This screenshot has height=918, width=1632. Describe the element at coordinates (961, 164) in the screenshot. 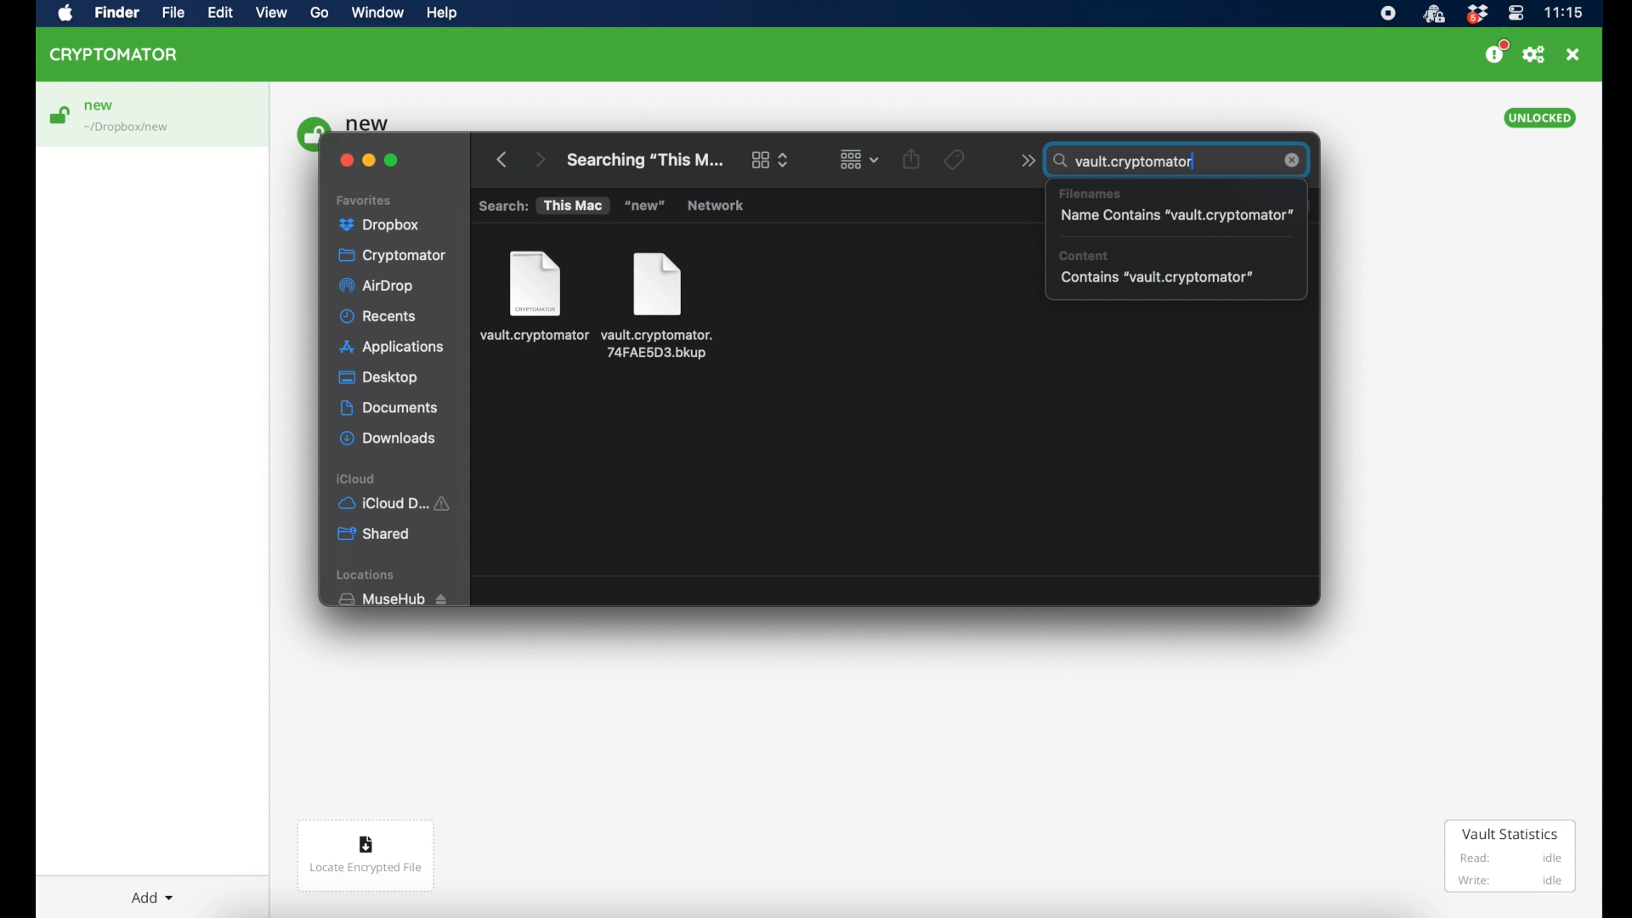

I see `Tags` at that location.